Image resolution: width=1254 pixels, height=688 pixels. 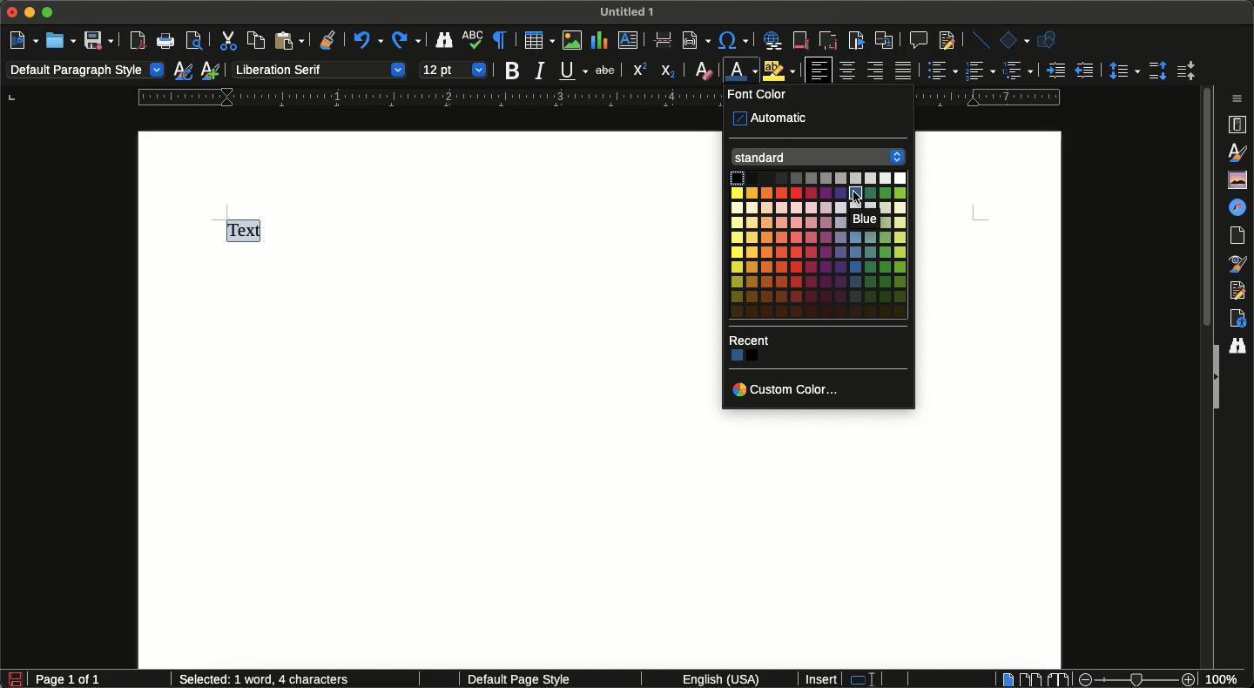 What do you see at coordinates (772, 42) in the screenshot?
I see `Insert hyperlink` at bounding box center [772, 42].